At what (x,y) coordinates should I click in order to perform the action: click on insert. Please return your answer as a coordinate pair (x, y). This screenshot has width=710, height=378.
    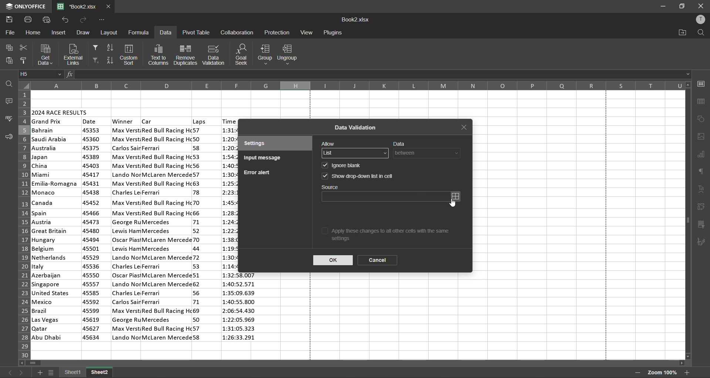
    Looking at the image, I should click on (60, 33).